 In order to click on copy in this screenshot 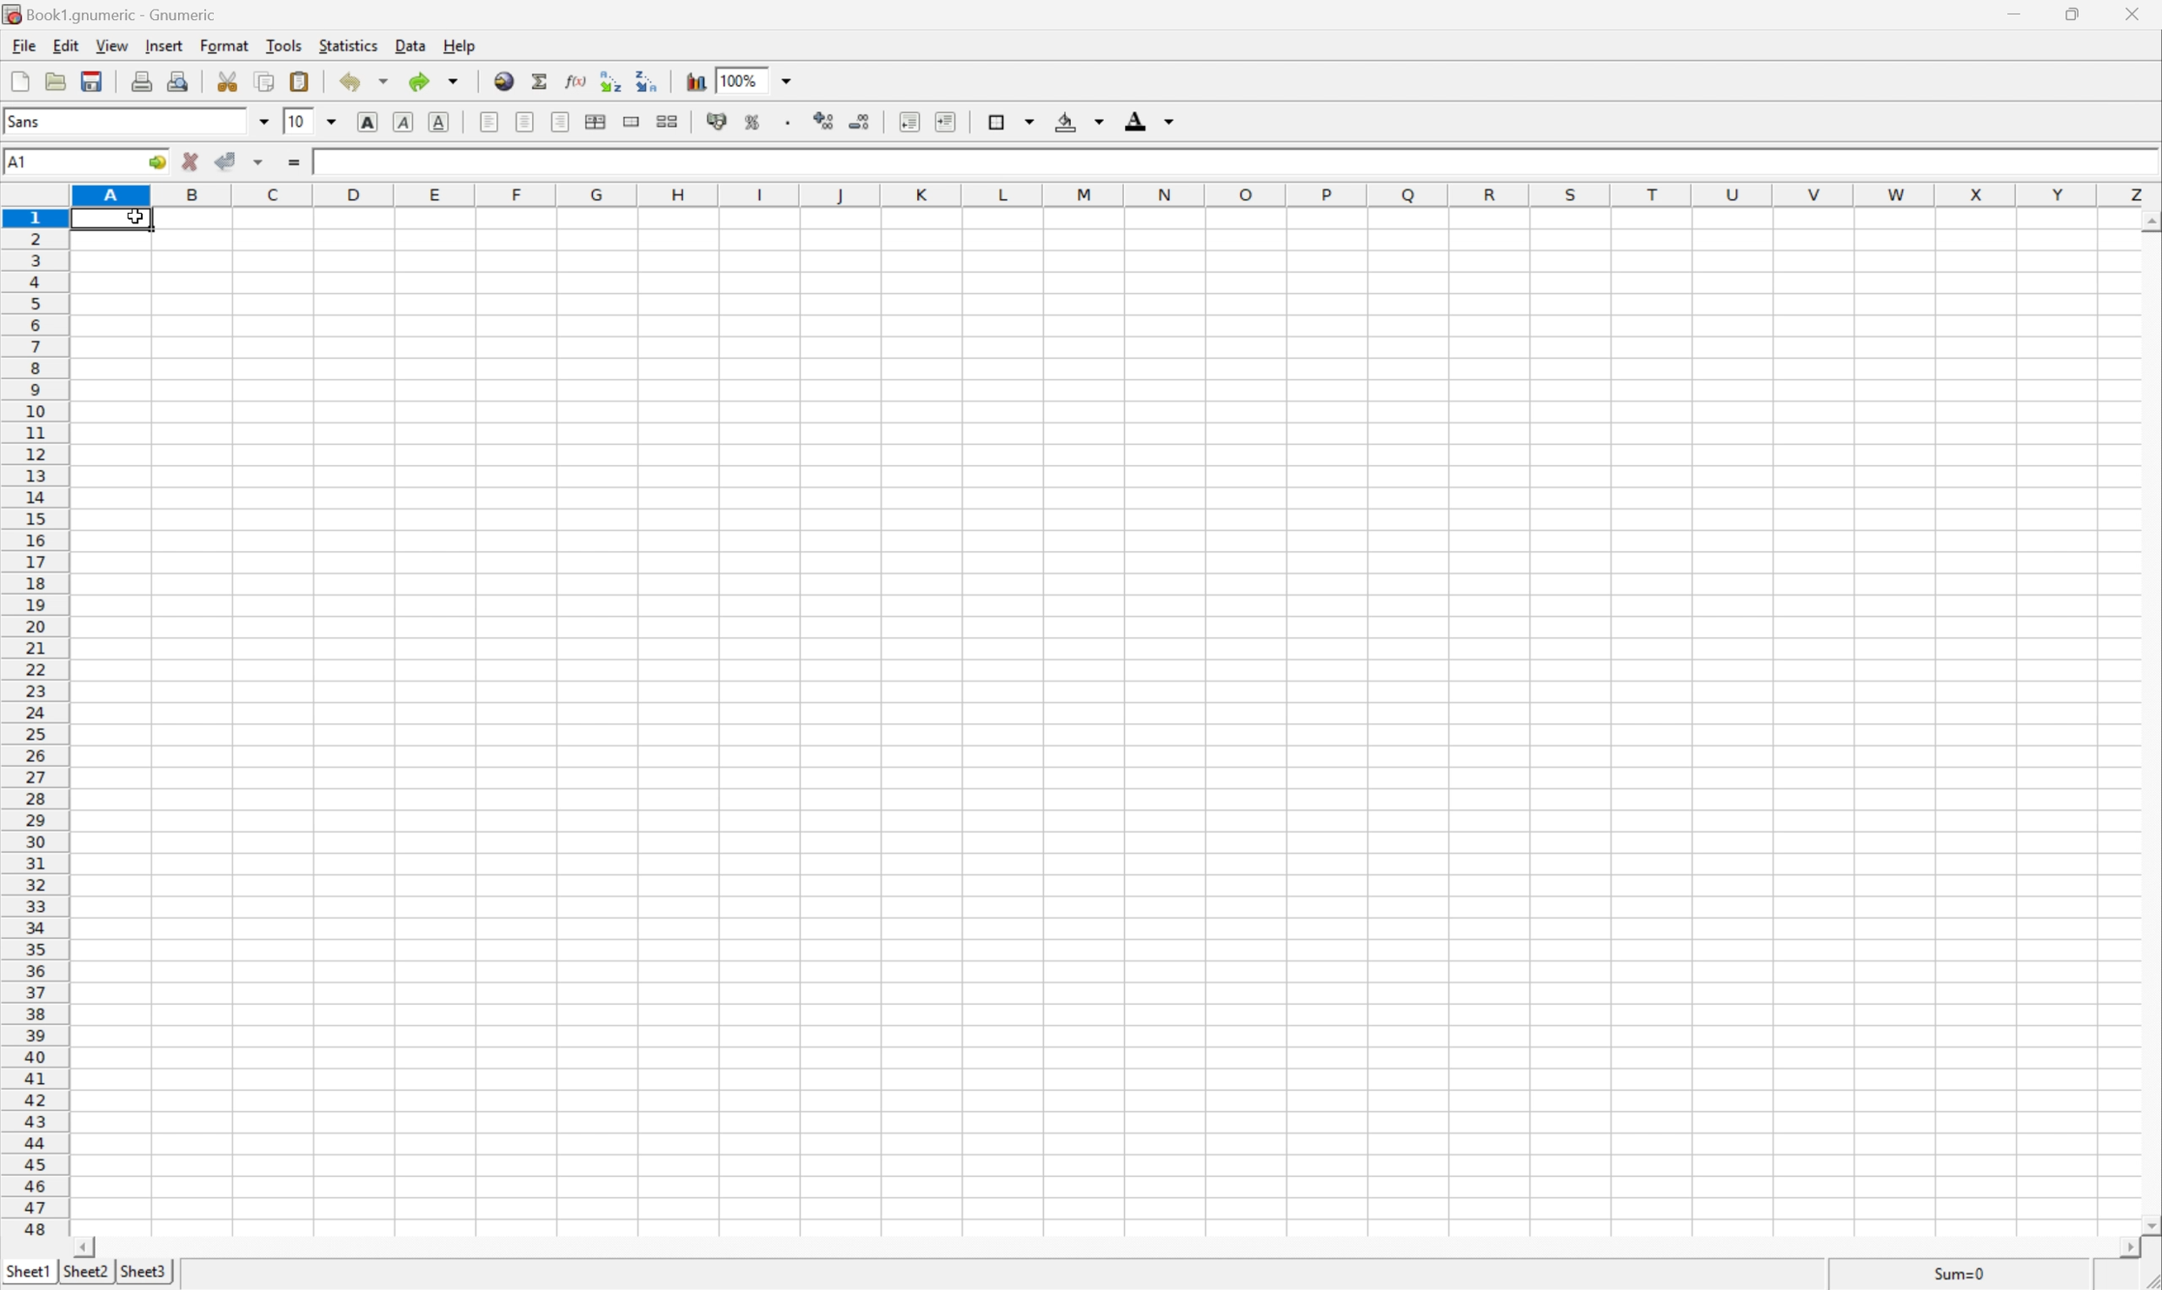, I will do `click(266, 80)`.